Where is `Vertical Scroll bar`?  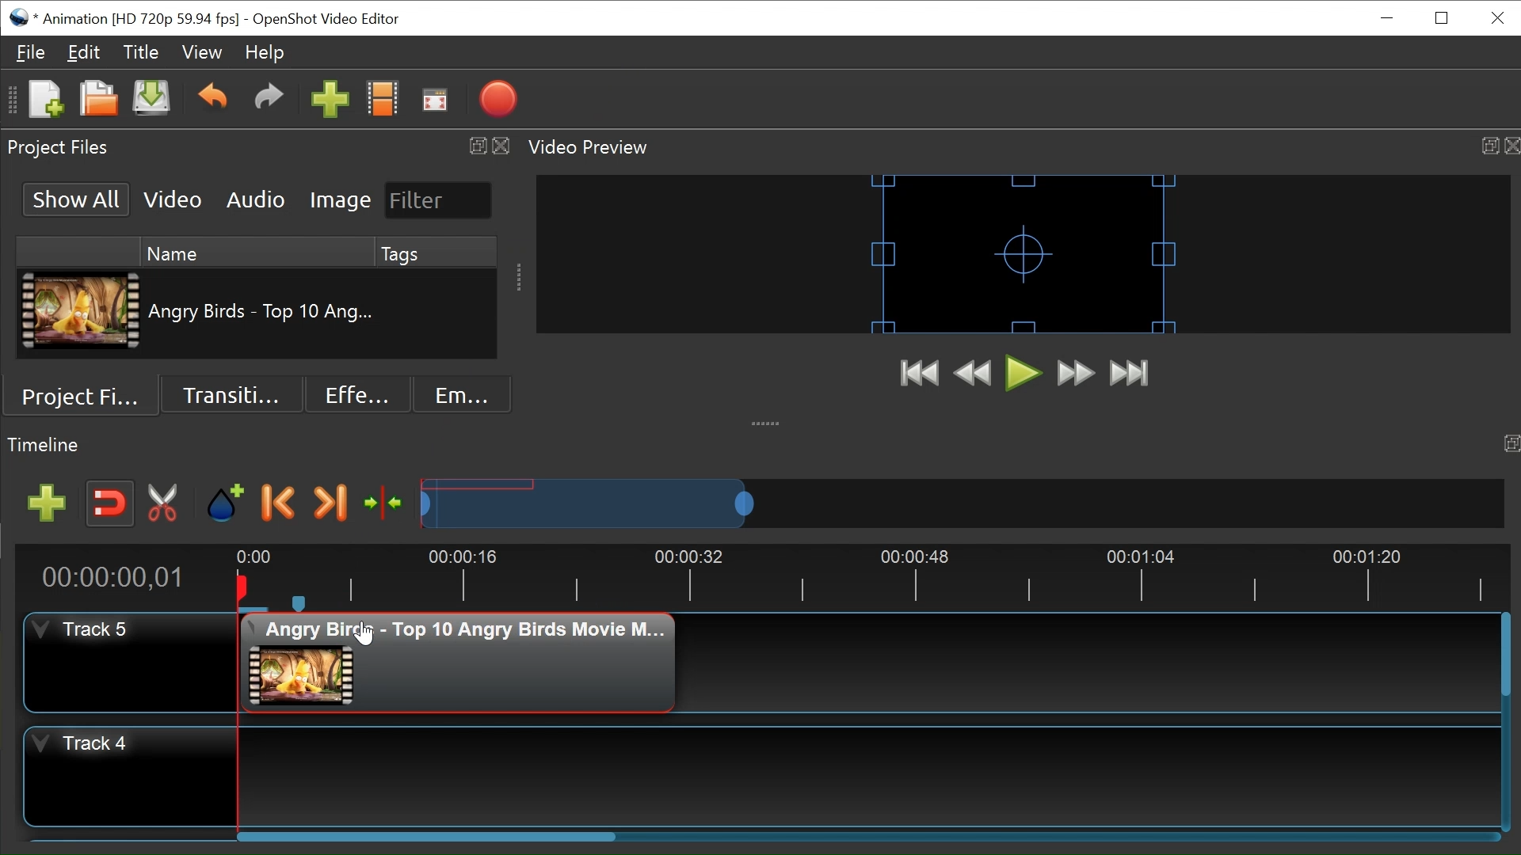
Vertical Scroll bar is located at coordinates (1505, 658).